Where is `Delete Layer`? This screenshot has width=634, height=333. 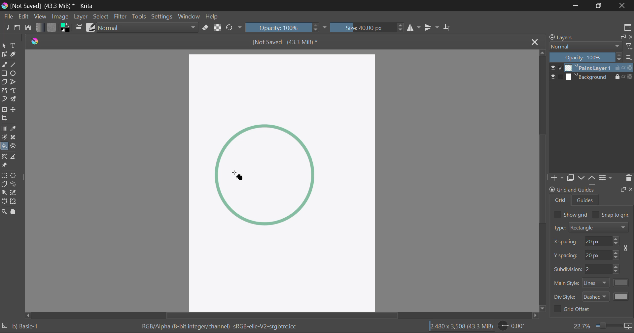
Delete Layer is located at coordinates (628, 179).